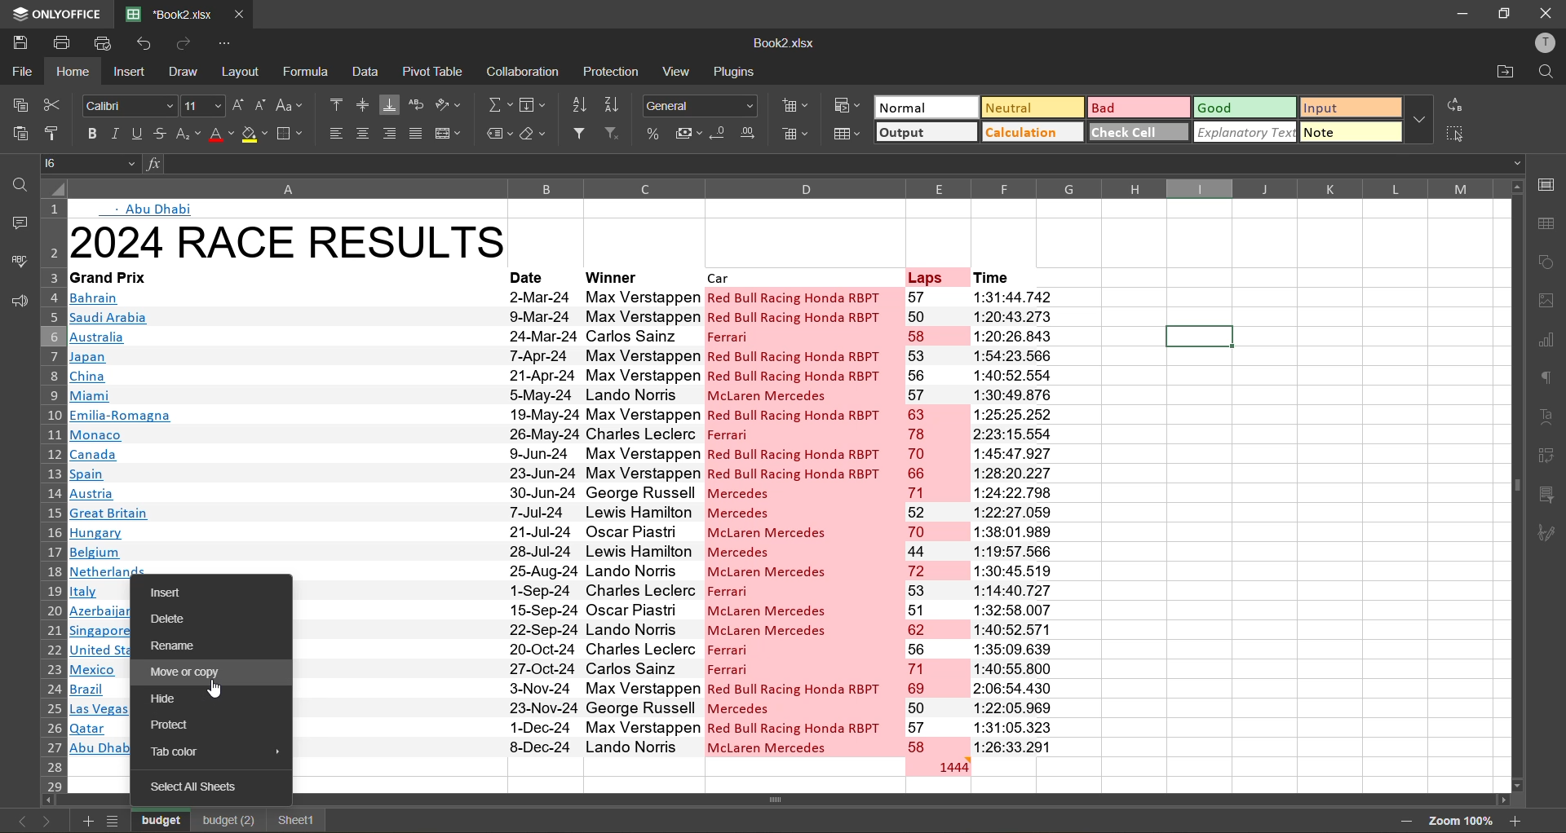 This screenshot has width=1566, height=833. What do you see at coordinates (163, 818) in the screenshot?
I see `sheet names` at bounding box center [163, 818].